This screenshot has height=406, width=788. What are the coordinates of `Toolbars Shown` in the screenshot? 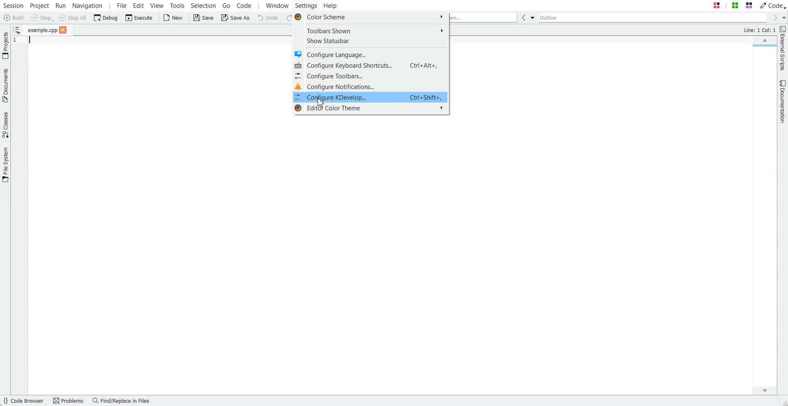 It's located at (371, 31).